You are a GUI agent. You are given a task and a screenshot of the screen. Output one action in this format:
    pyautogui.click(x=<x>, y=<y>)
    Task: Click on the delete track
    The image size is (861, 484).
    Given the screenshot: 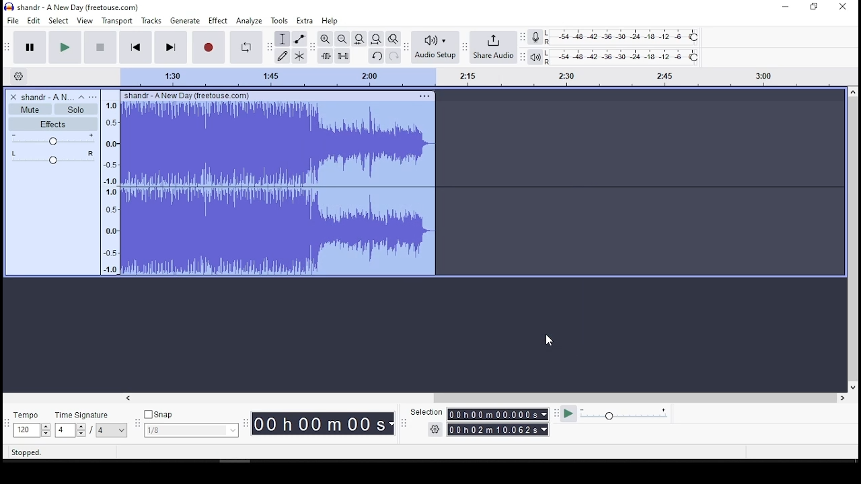 What is the action you would take?
    pyautogui.click(x=13, y=97)
    